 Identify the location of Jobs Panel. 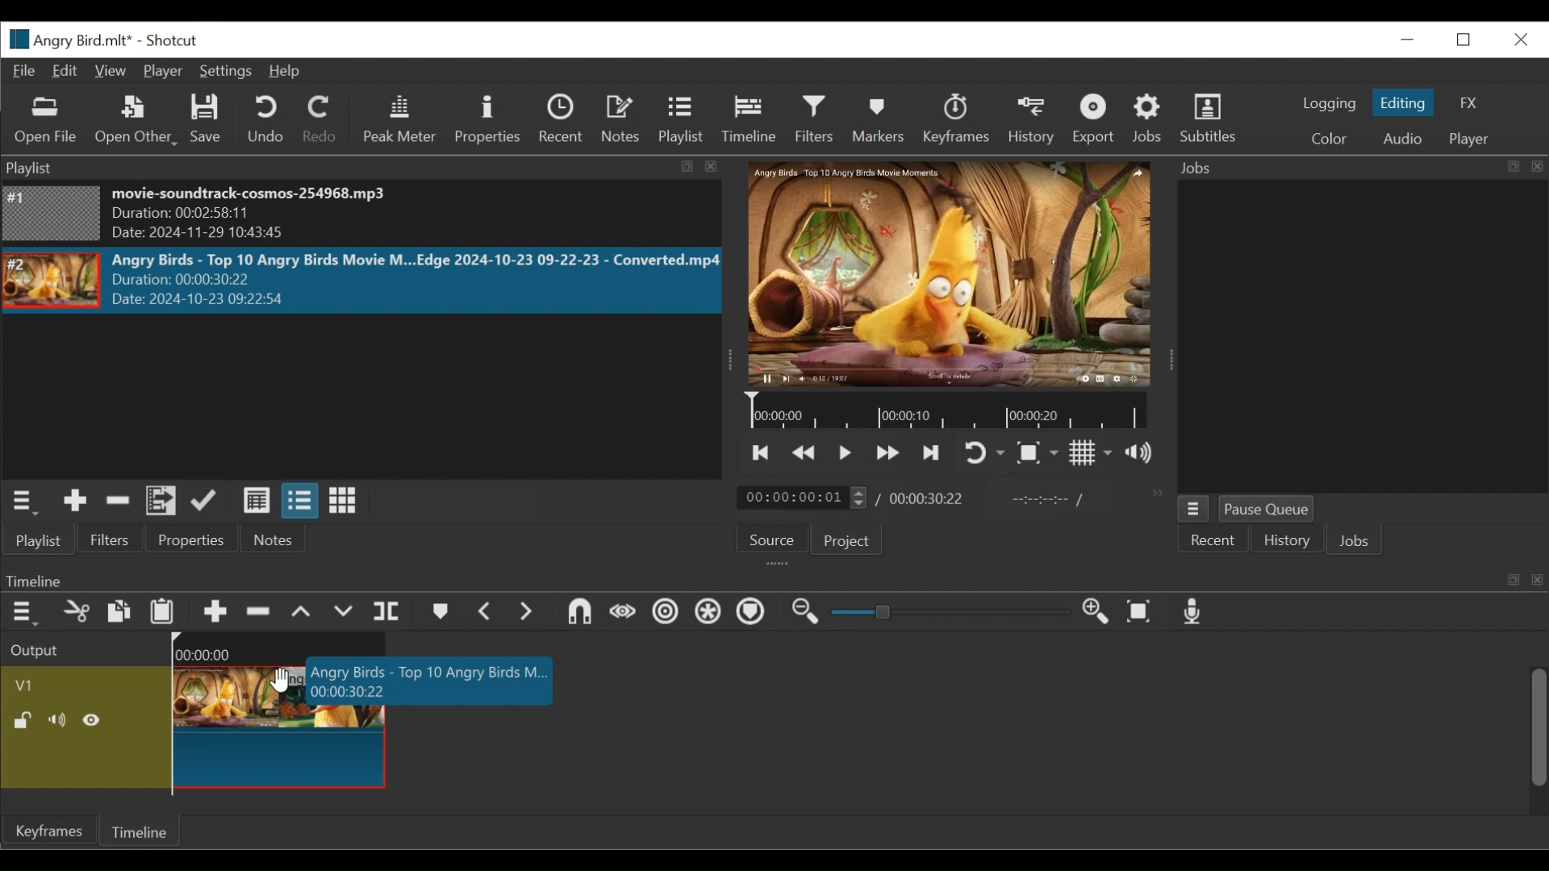
(1346, 337).